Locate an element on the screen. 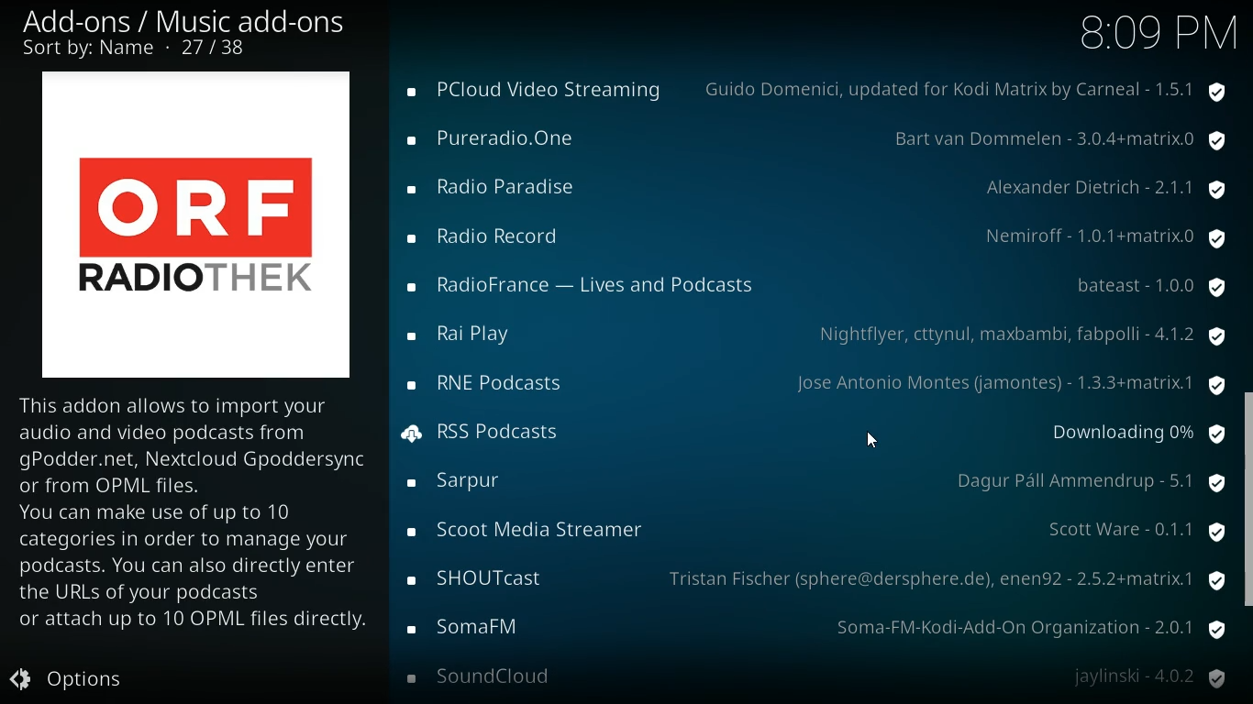 This screenshot has width=1253, height=704. Time - 8:08PM is located at coordinates (1156, 32).